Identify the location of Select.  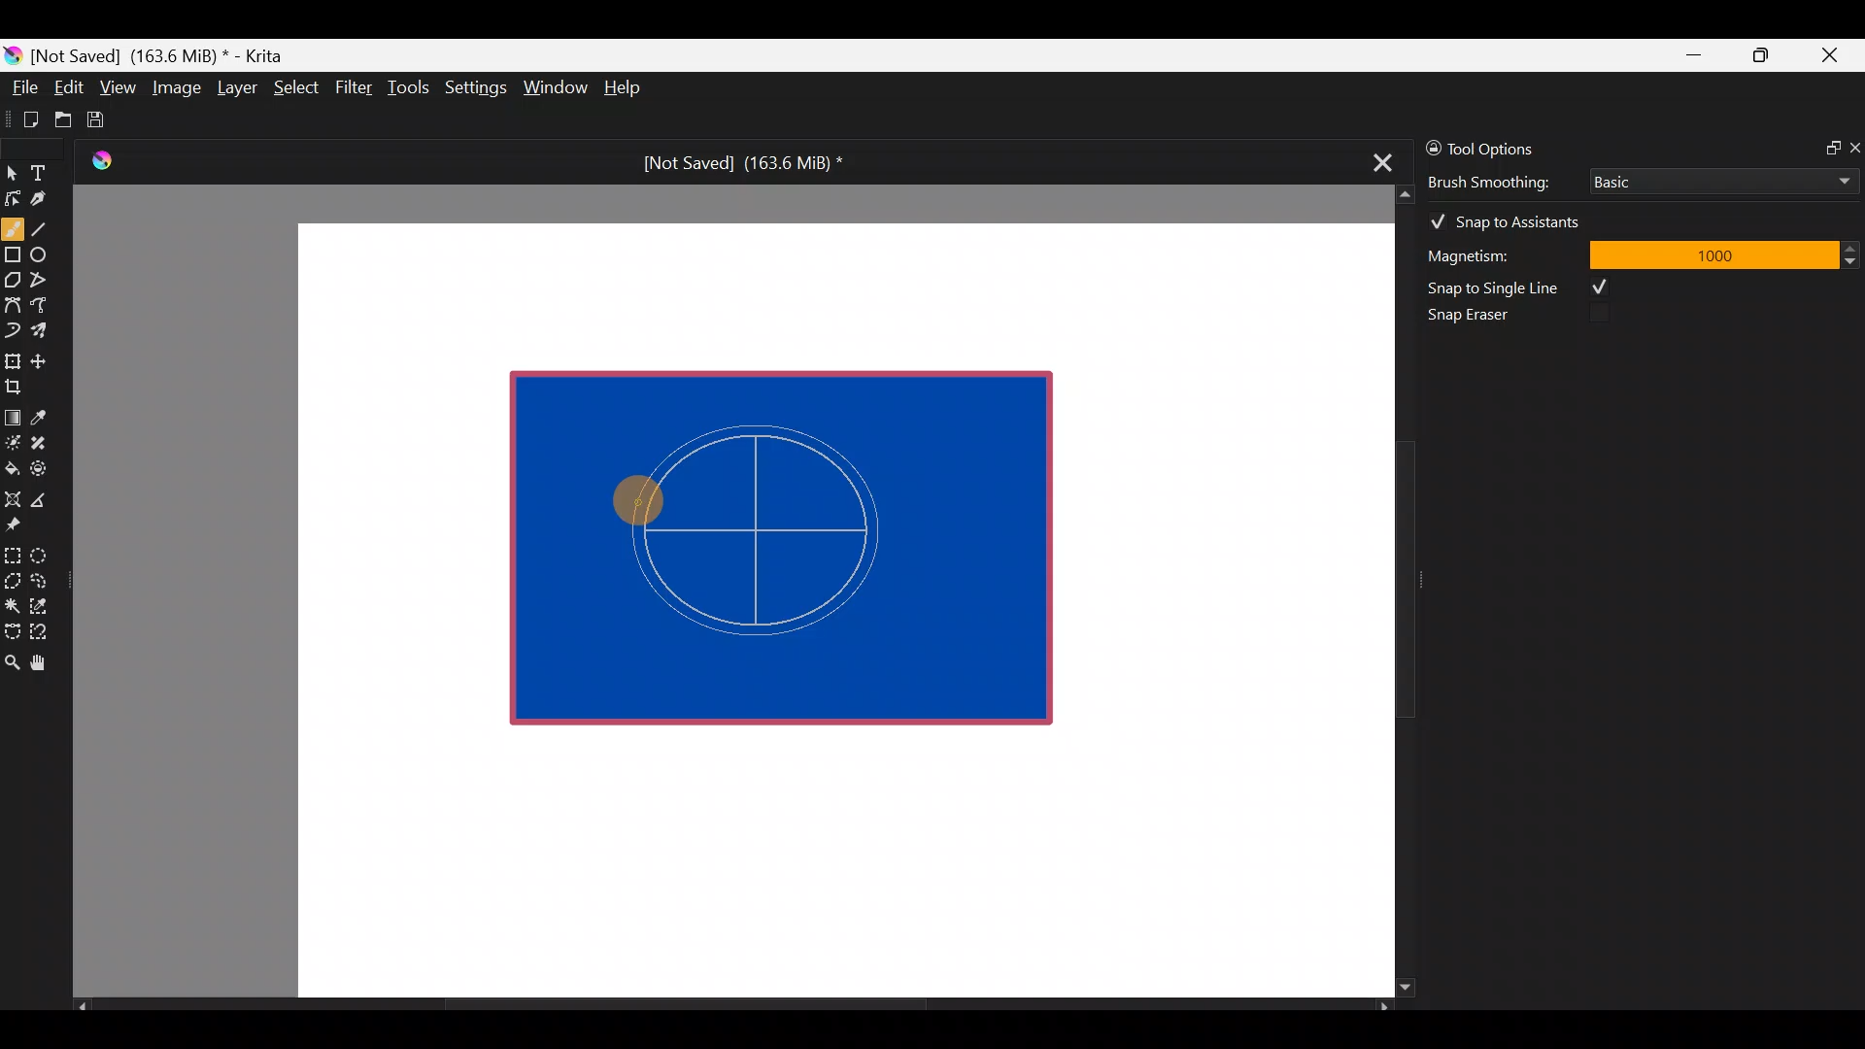
(297, 85).